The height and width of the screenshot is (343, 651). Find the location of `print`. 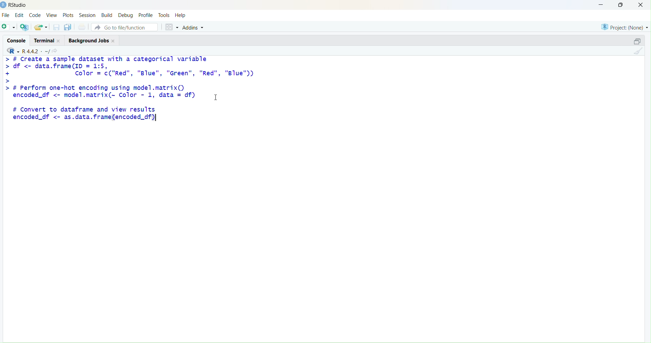

print is located at coordinates (83, 27).